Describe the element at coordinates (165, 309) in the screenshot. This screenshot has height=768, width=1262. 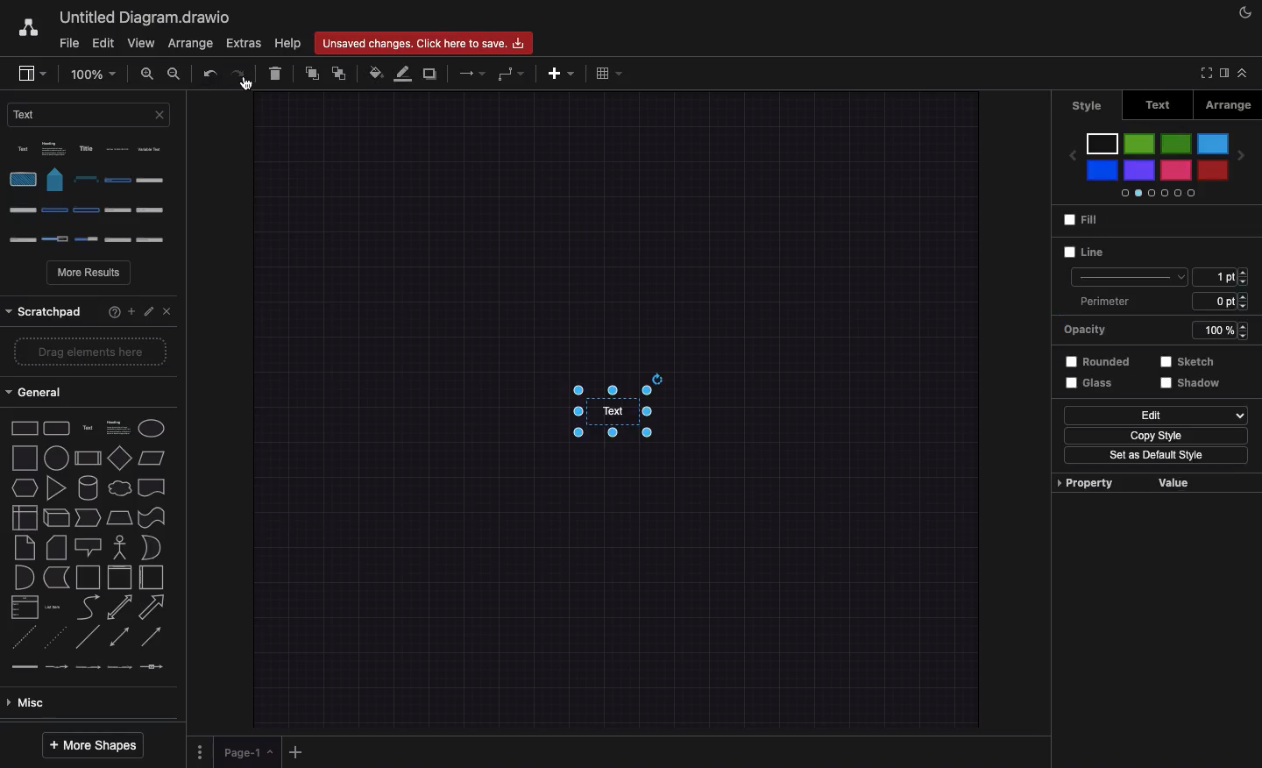
I see `Close` at that location.